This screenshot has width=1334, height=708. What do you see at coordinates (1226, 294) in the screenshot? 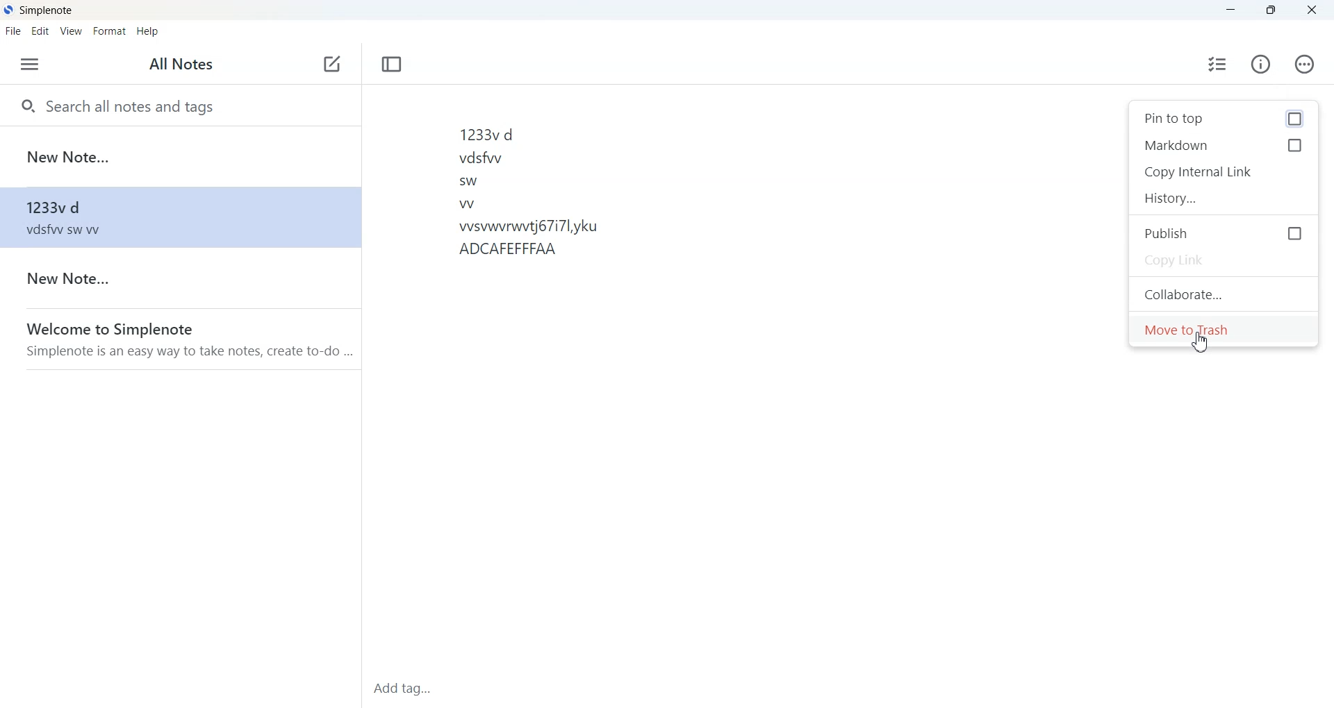
I see `Collaborate...` at bounding box center [1226, 294].